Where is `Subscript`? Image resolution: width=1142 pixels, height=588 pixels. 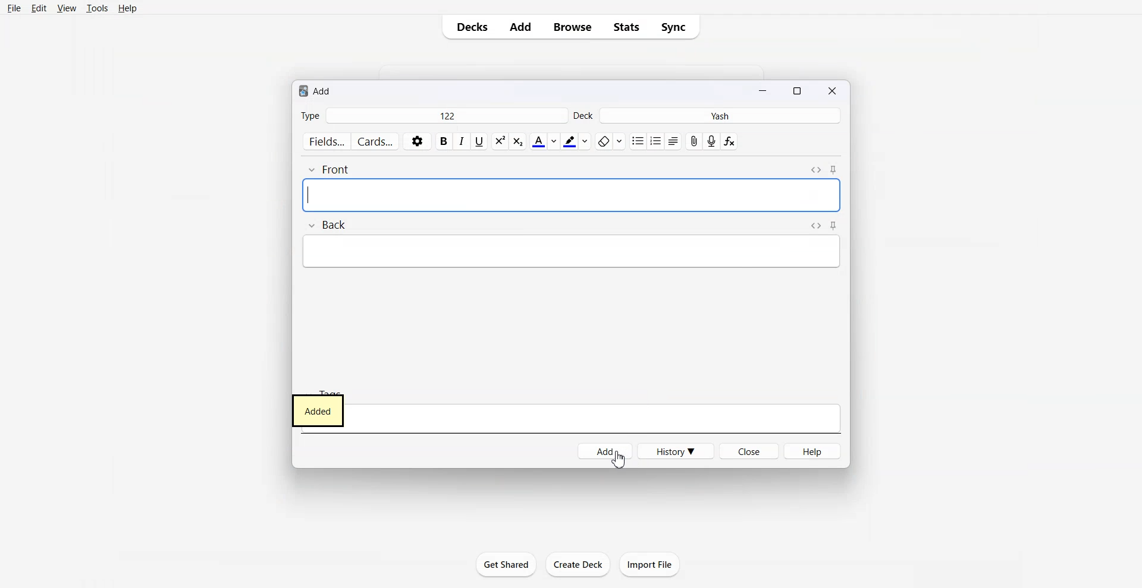 Subscript is located at coordinates (500, 141).